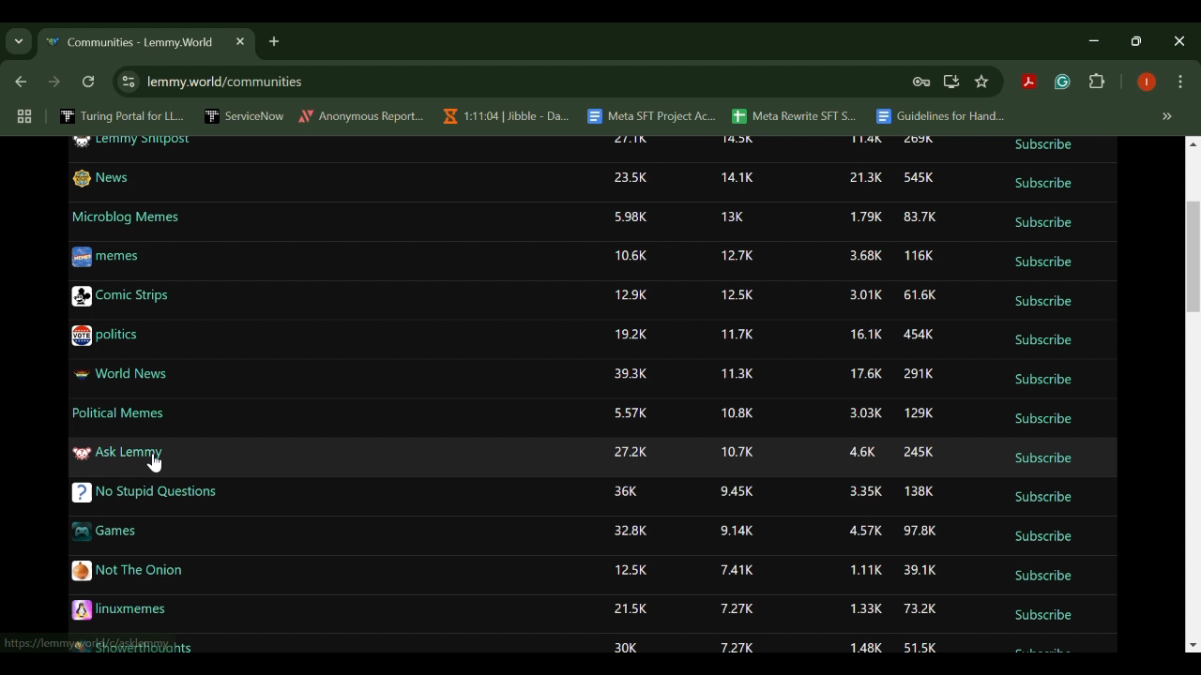  What do you see at coordinates (921, 374) in the screenshot?
I see `291K` at bounding box center [921, 374].